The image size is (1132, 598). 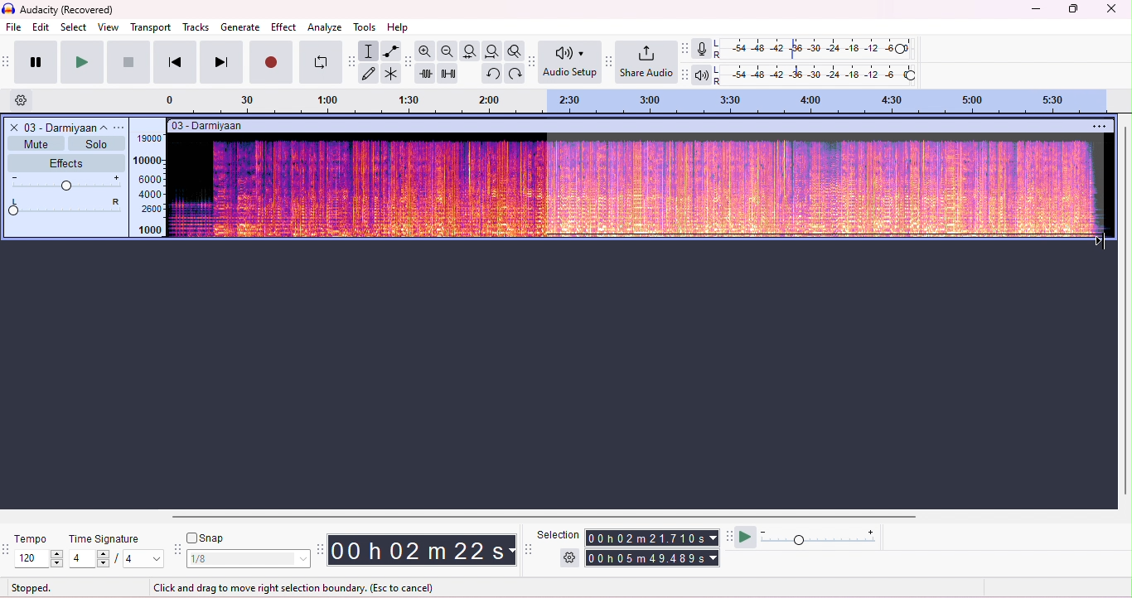 What do you see at coordinates (1033, 11) in the screenshot?
I see `minimize` at bounding box center [1033, 11].